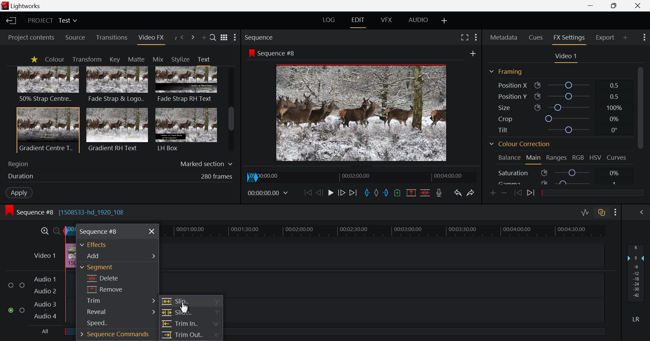  What do you see at coordinates (388, 20) in the screenshot?
I see `VFX Layout` at bounding box center [388, 20].